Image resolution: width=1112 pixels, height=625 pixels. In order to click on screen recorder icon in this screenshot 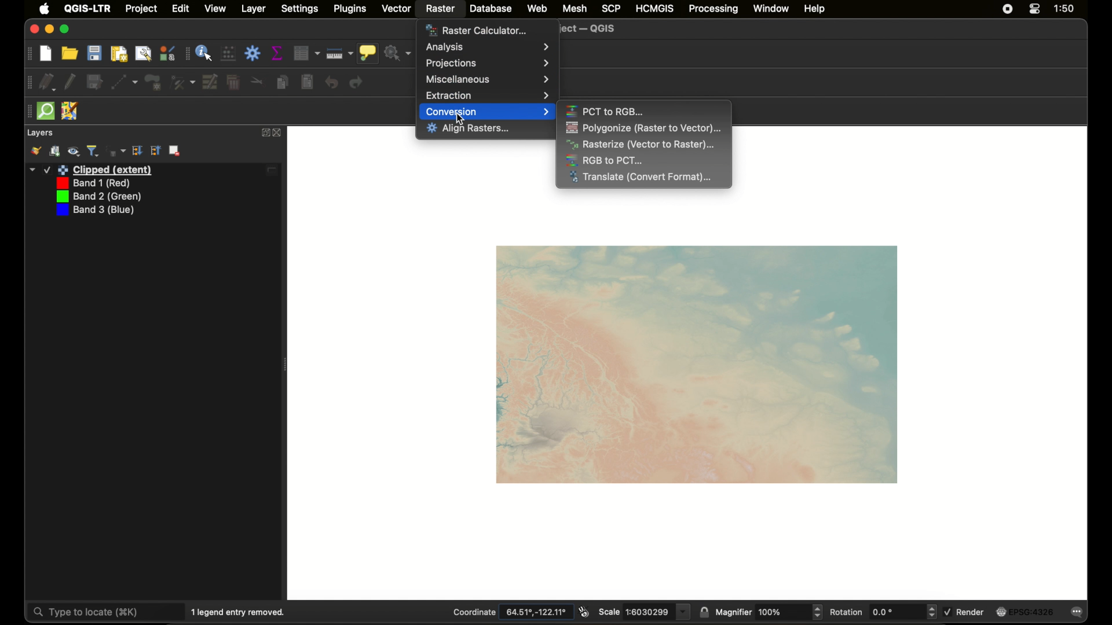, I will do `click(1008, 9)`.